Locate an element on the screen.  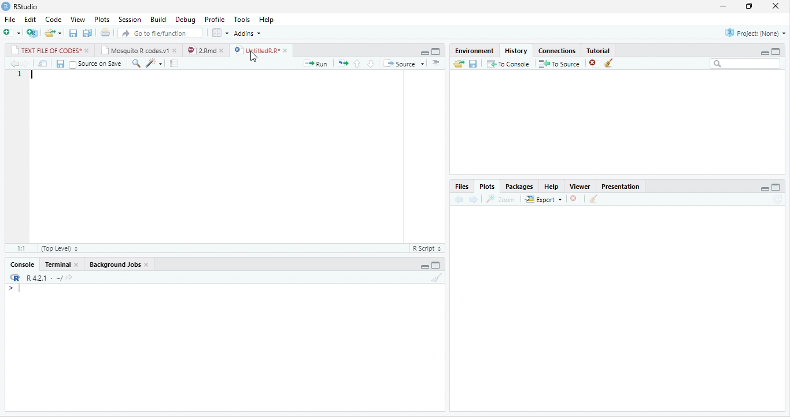
options is located at coordinates (220, 33).